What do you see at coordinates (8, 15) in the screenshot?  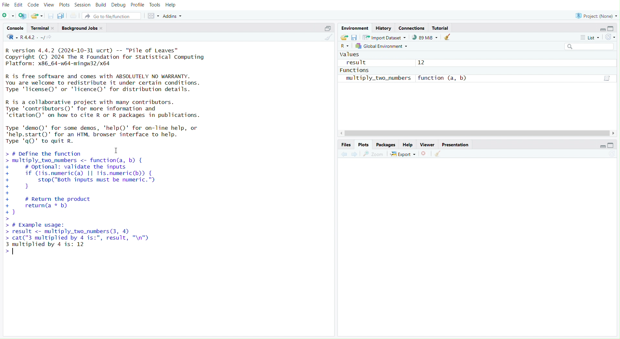 I see `New file` at bounding box center [8, 15].